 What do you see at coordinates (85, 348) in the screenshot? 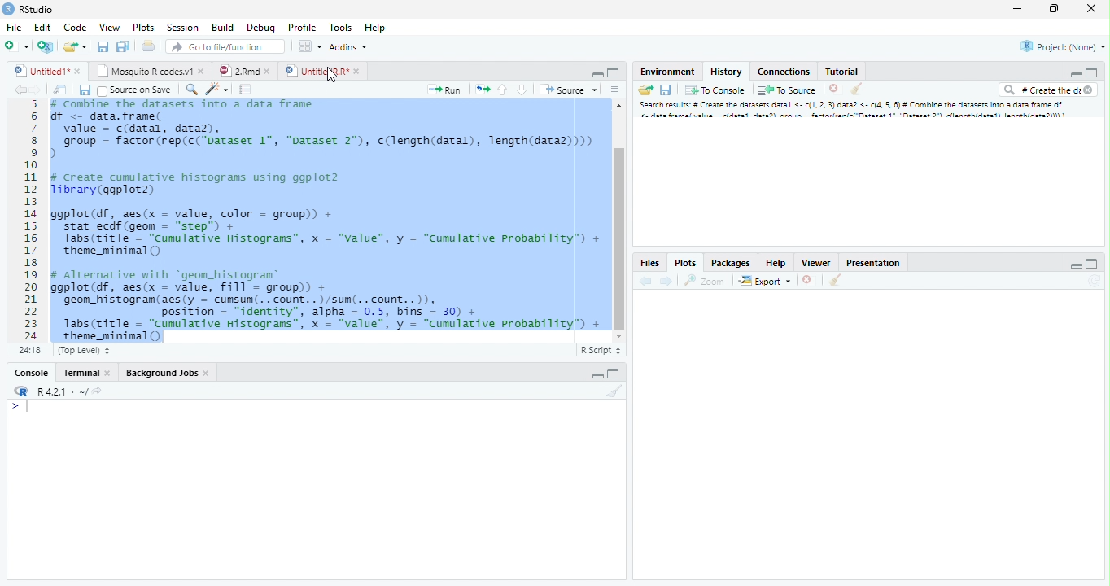
I see `Top level` at bounding box center [85, 348].